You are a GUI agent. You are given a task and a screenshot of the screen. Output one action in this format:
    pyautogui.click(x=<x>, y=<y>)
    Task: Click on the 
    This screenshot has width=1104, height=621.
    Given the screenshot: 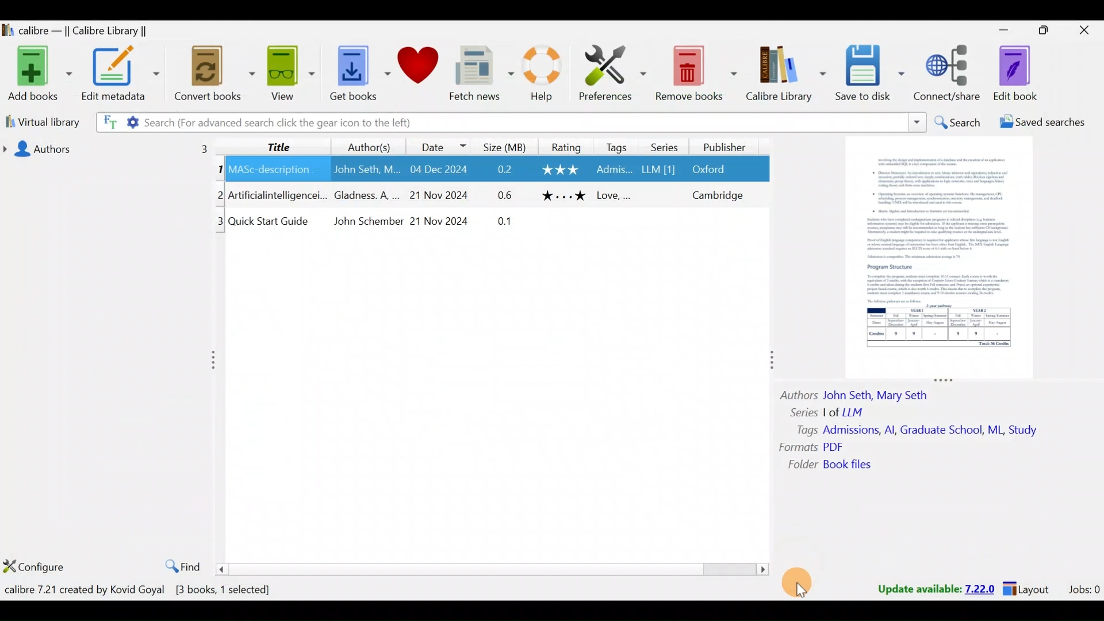 What is the action you would take?
    pyautogui.click(x=445, y=170)
    